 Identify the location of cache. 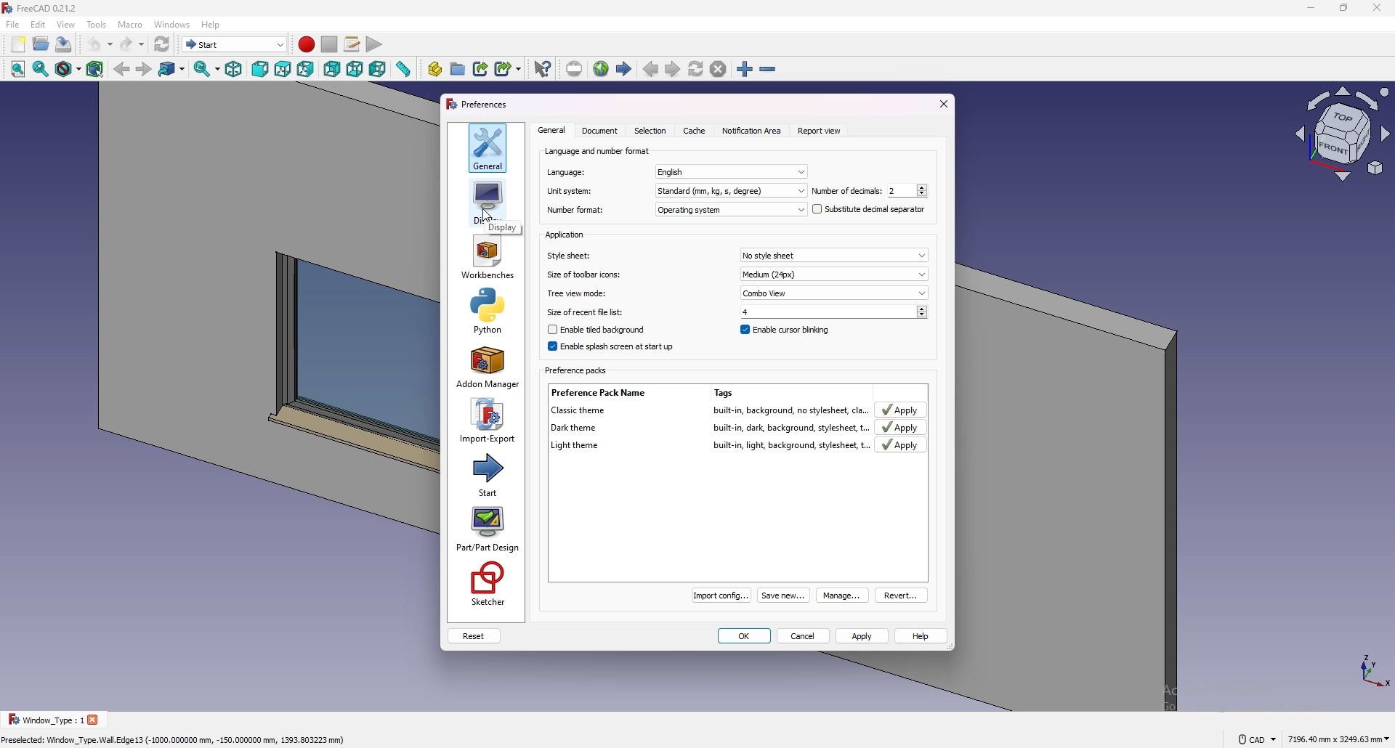
(693, 129).